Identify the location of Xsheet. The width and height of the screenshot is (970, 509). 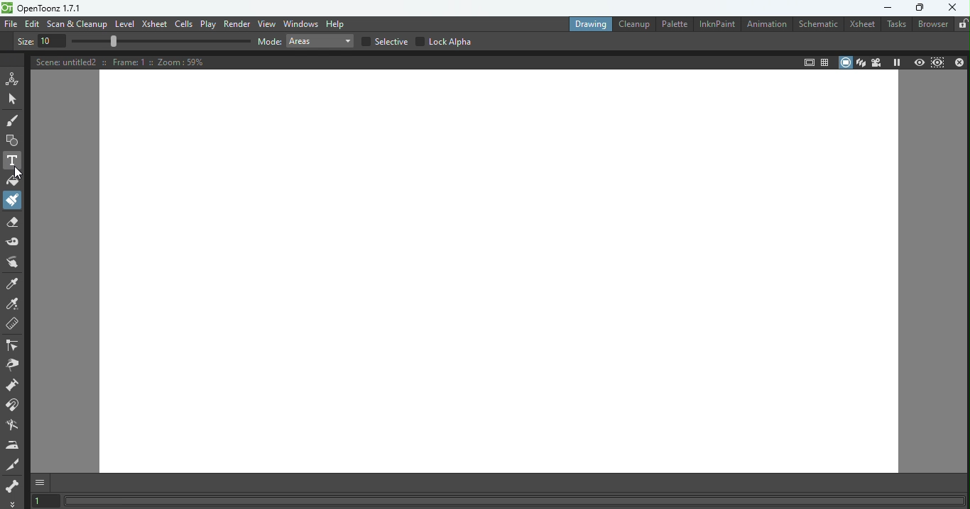
(861, 26).